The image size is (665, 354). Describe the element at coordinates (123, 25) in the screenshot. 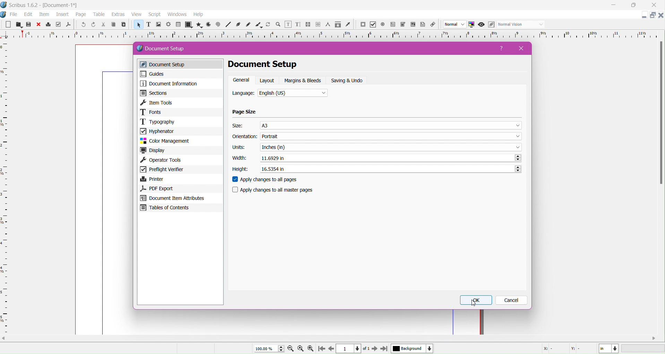

I see `paste` at that location.